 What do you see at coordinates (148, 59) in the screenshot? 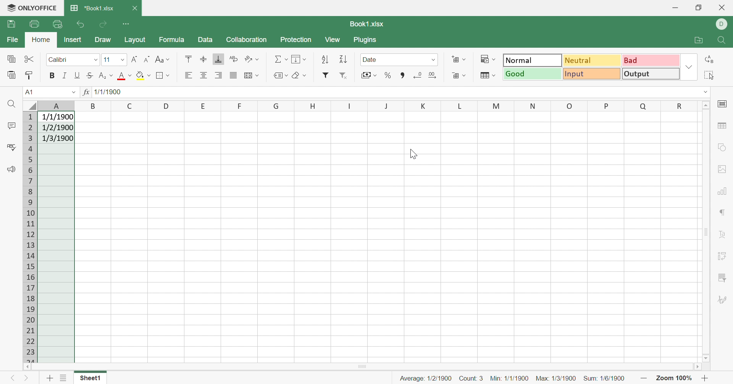
I see `Decrement font size` at bounding box center [148, 59].